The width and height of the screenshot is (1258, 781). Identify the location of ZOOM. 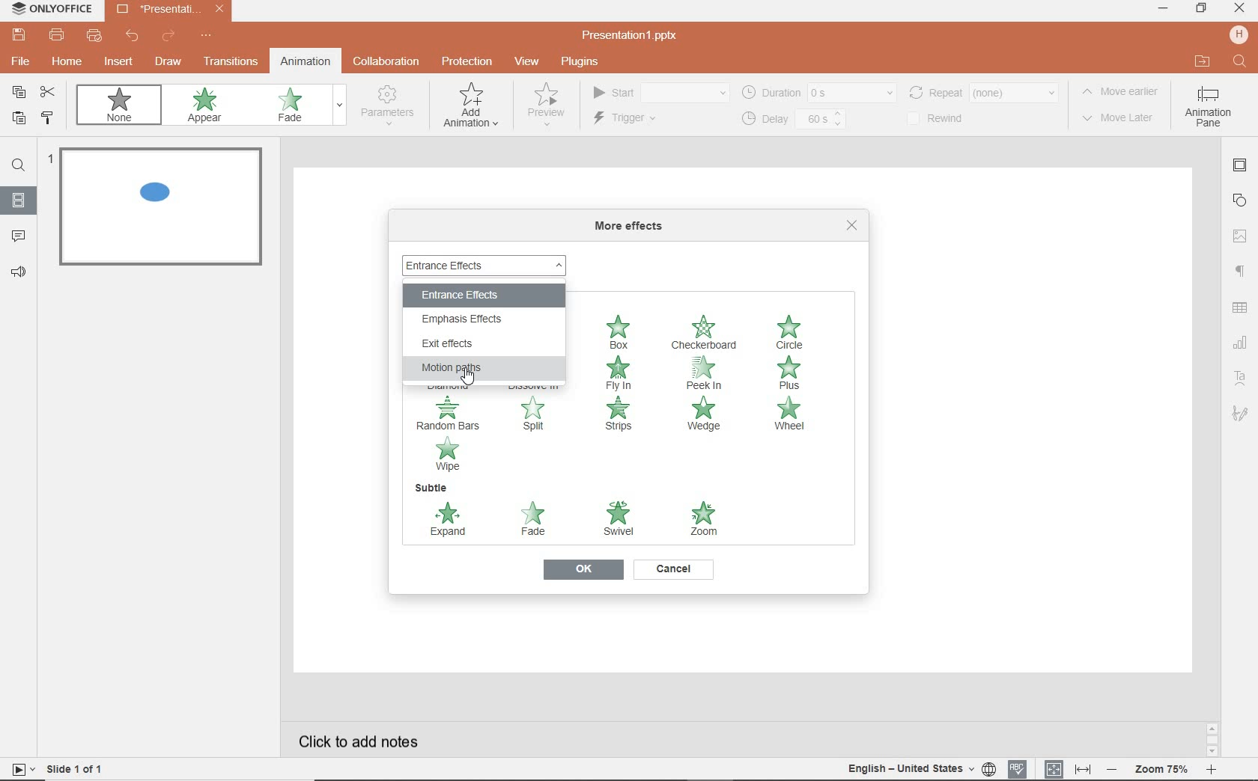
(702, 518).